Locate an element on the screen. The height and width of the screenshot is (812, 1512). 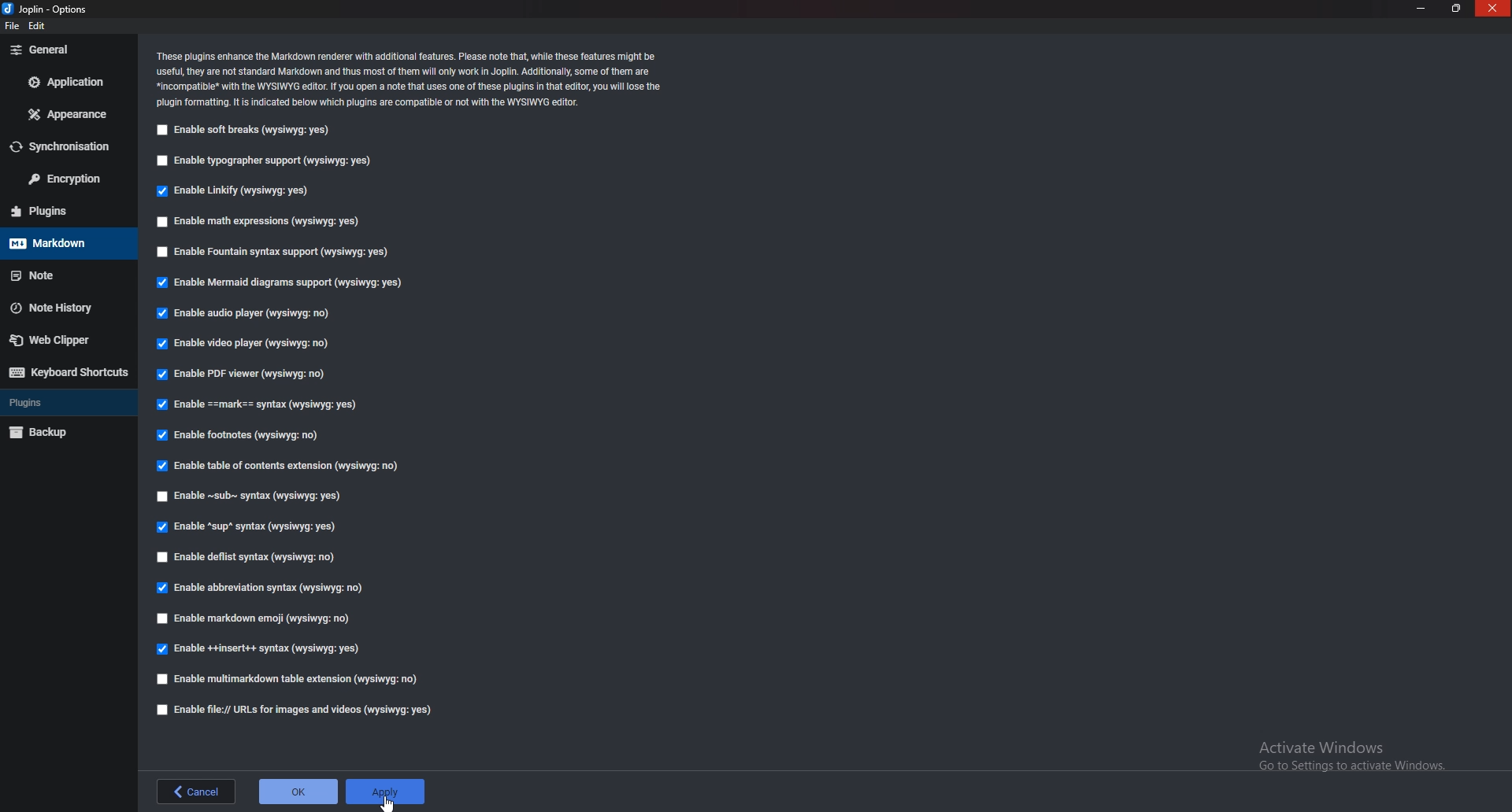
Enable audio player is located at coordinates (243, 314).